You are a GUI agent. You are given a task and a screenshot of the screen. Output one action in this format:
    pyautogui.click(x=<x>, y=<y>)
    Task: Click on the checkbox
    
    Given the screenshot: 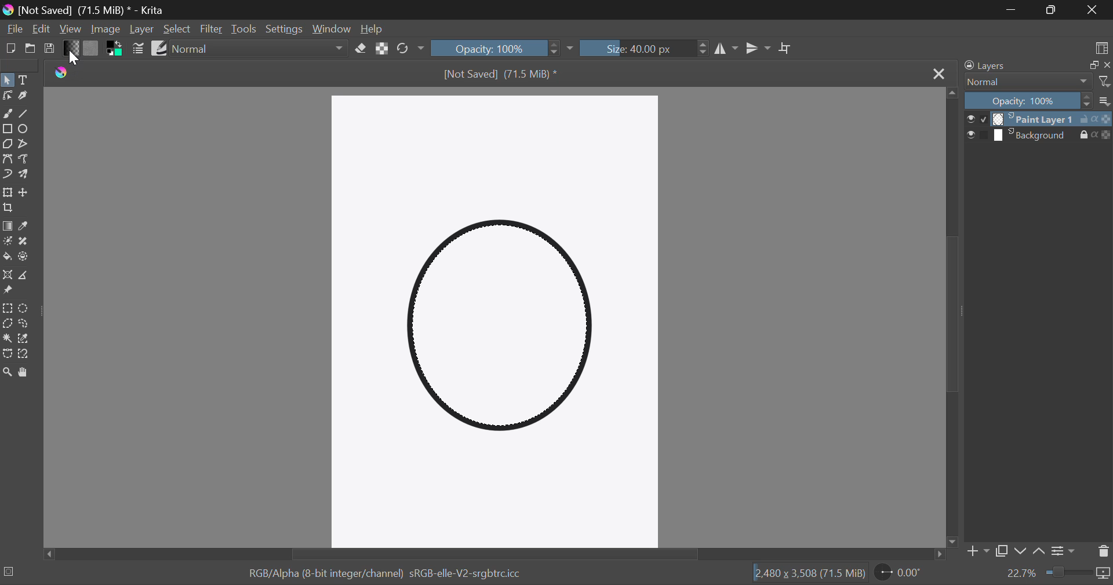 What is the action you would take?
    pyautogui.click(x=979, y=134)
    